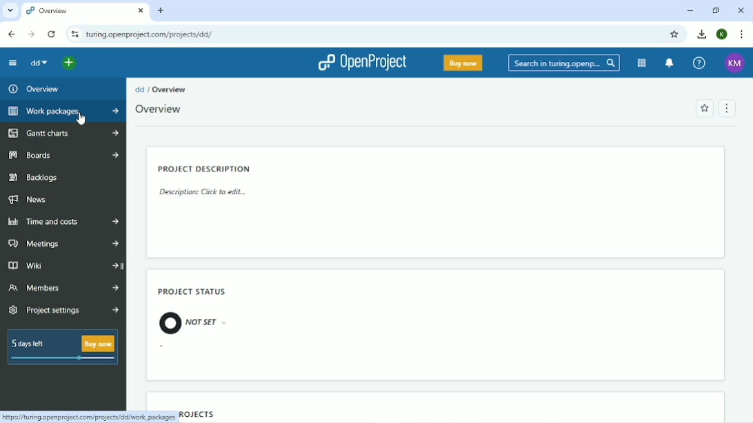 The width and height of the screenshot is (753, 423). Describe the element at coordinates (690, 11) in the screenshot. I see `Minimize` at that location.